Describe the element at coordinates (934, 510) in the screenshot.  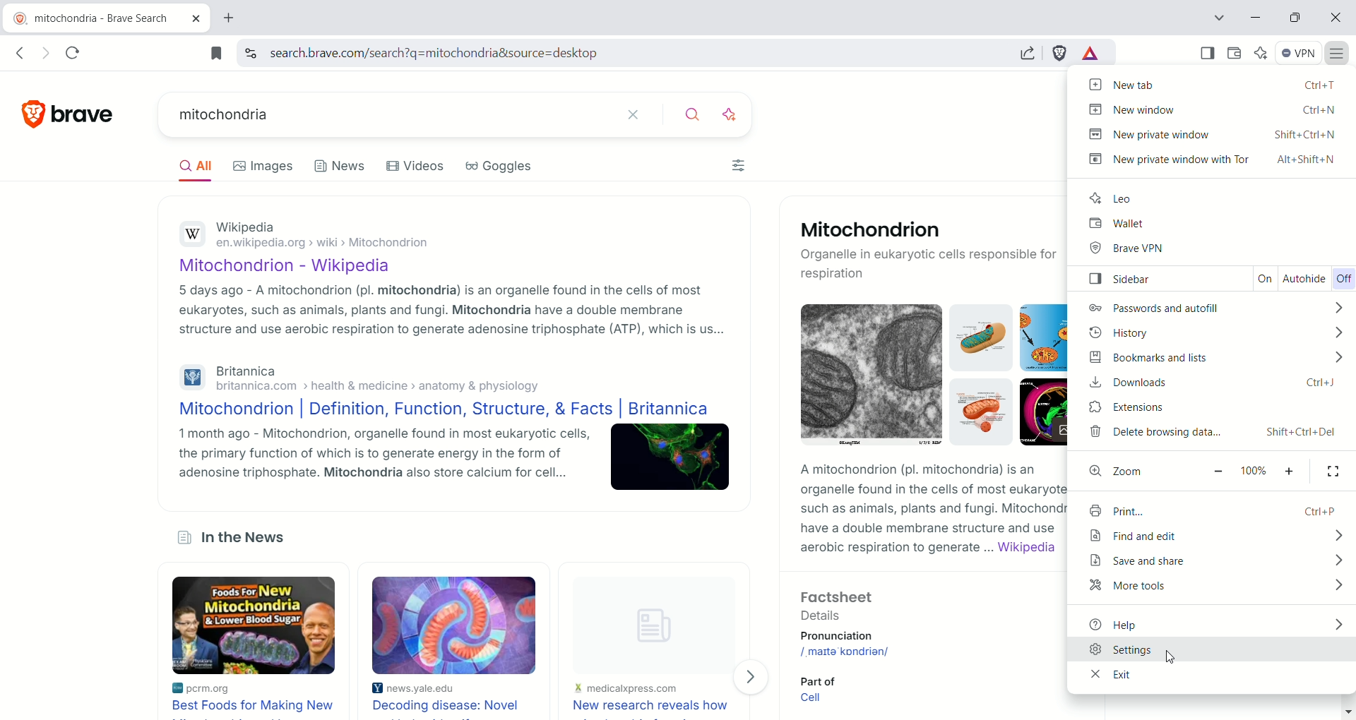
I see `A mitochondrion (pl. mitochondria) is anorganelle found in the cells of most eukaryotes,such as animals, plants and fungi. Mitochondriahave a double membrane structure and useaerobic respiration to generate ... Wikipedia` at that location.